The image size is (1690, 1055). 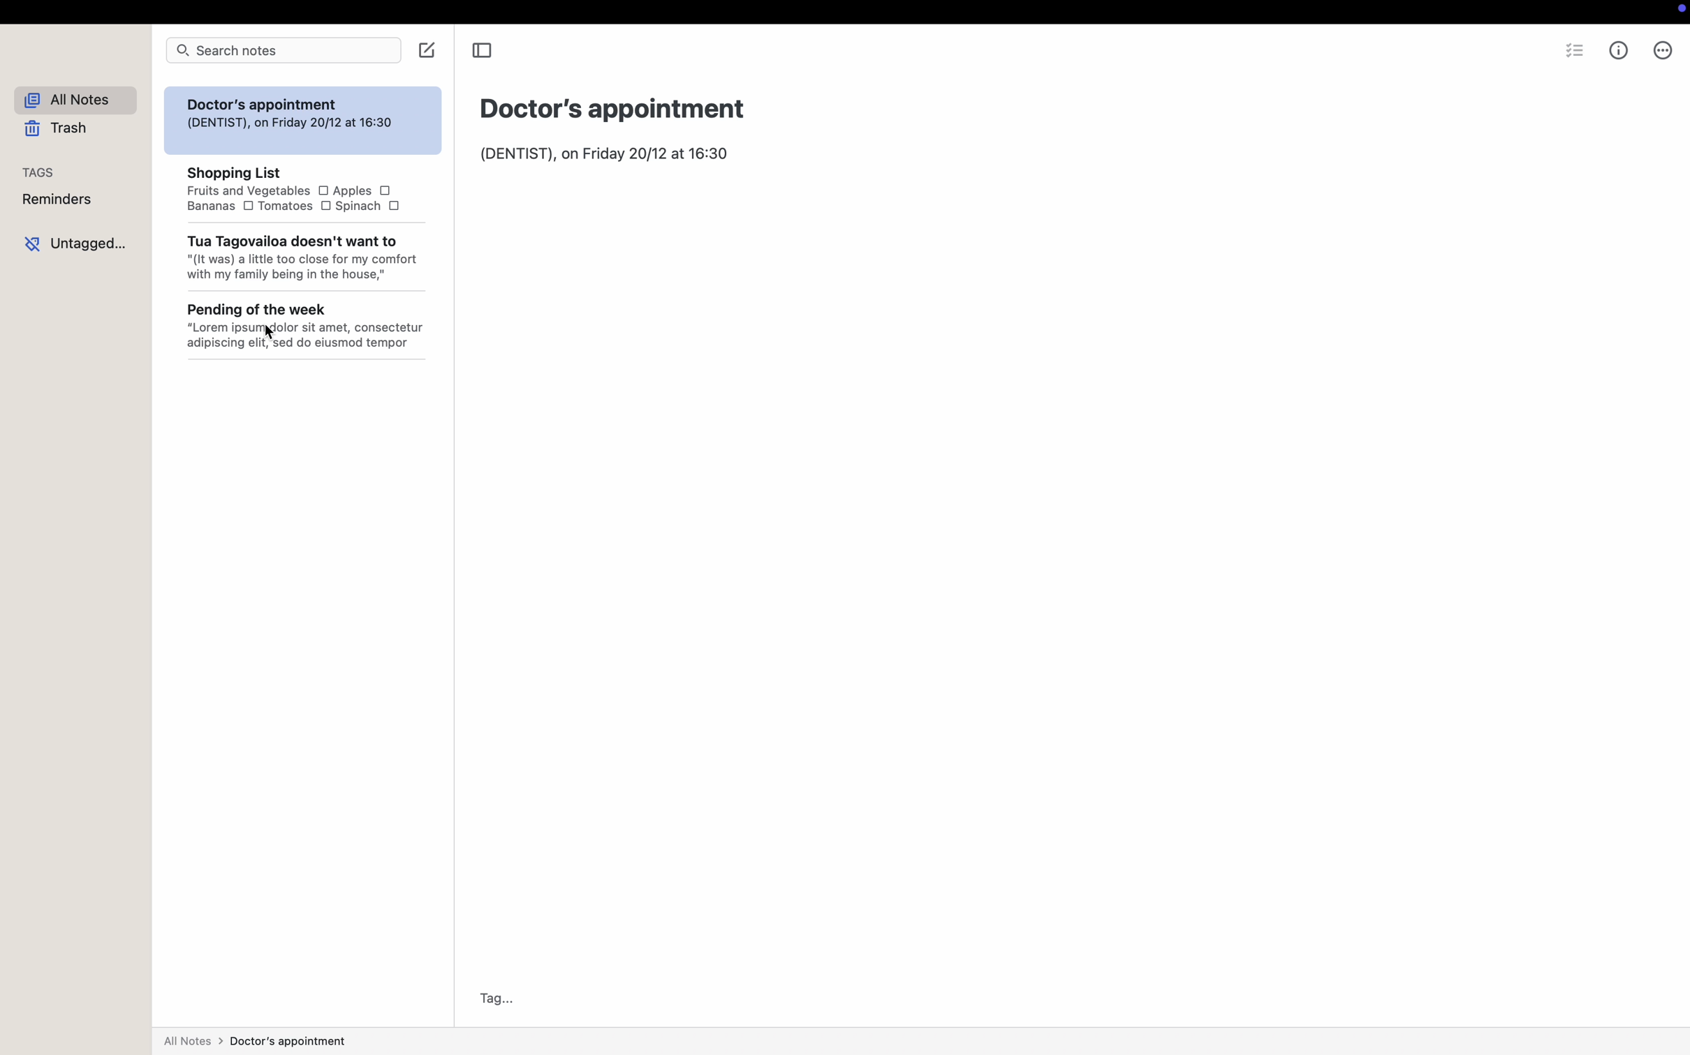 I want to click on reminders, so click(x=60, y=200).